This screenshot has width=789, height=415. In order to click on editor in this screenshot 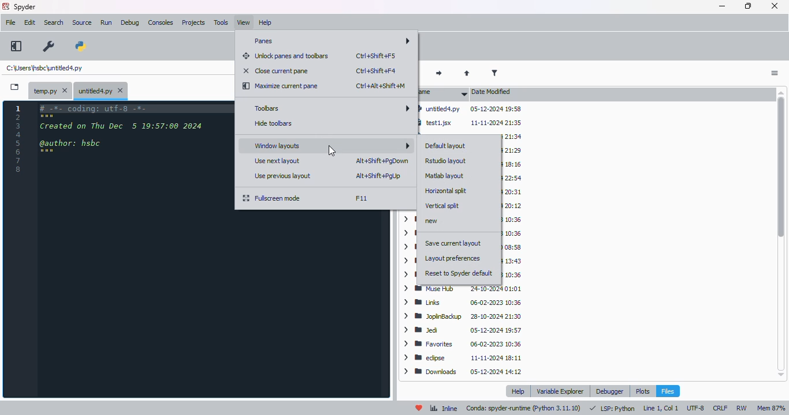, I will do `click(133, 248)`.